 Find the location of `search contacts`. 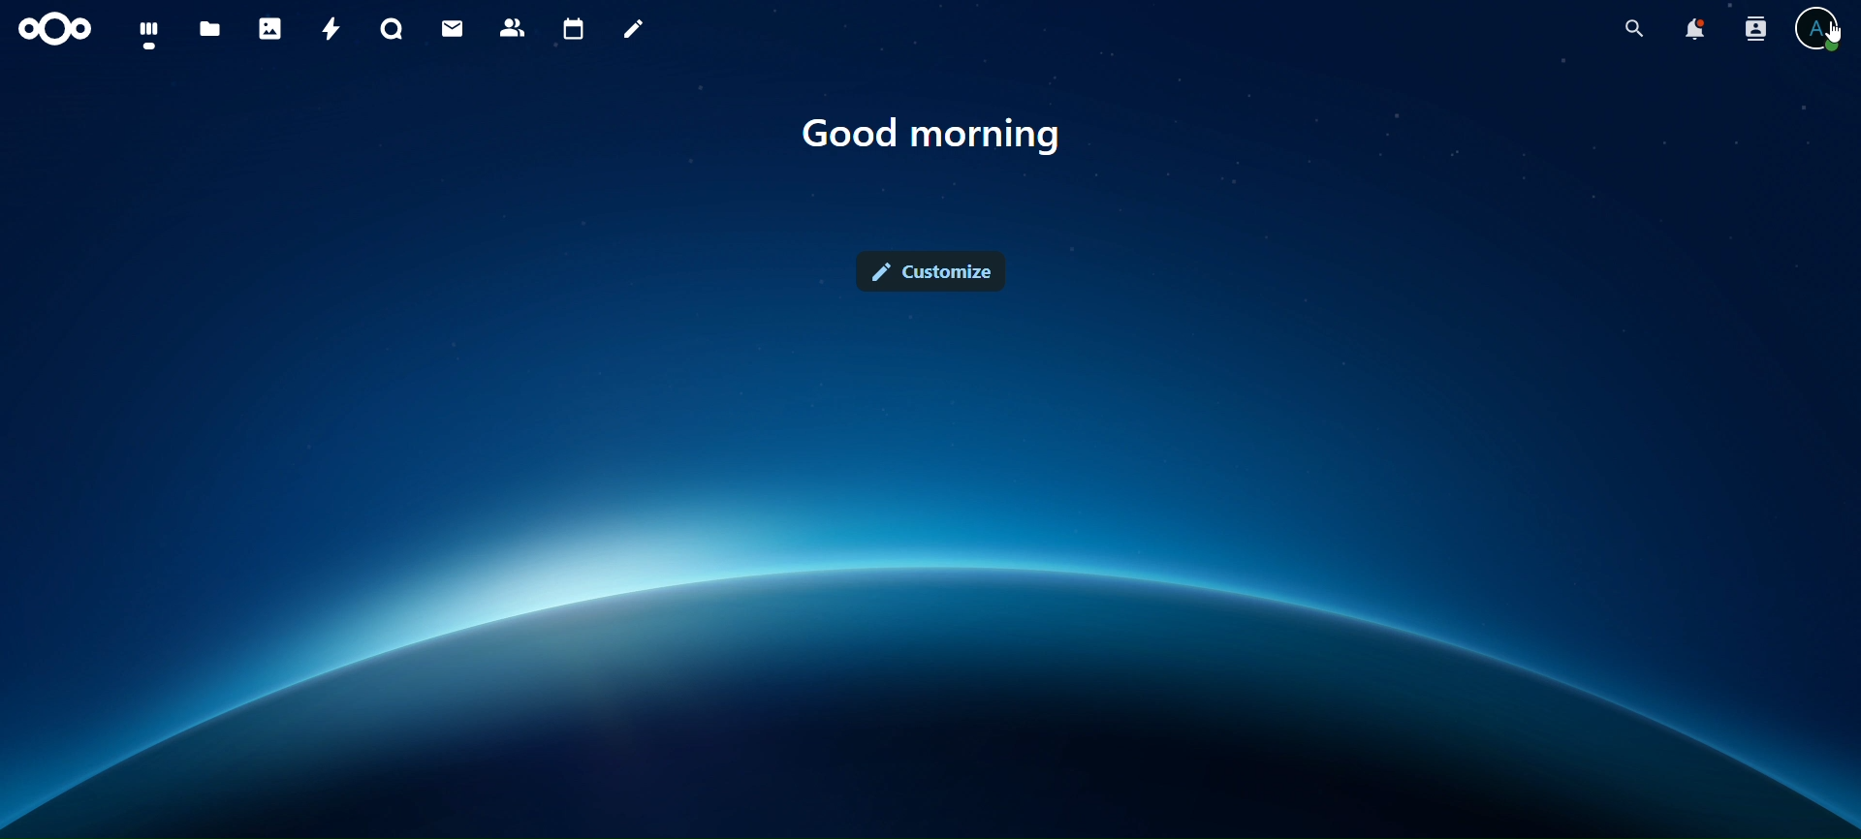

search contacts is located at coordinates (1756, 27).